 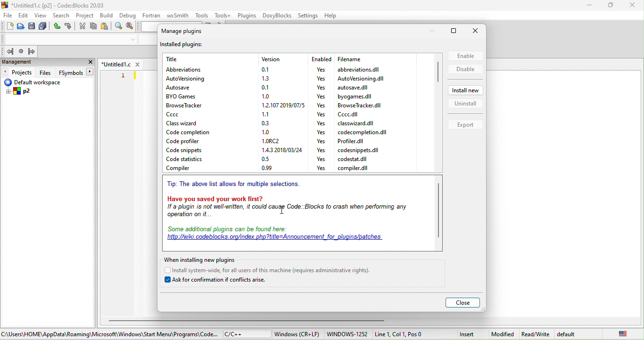 I want to click on disable, so click(x=465, y=70).